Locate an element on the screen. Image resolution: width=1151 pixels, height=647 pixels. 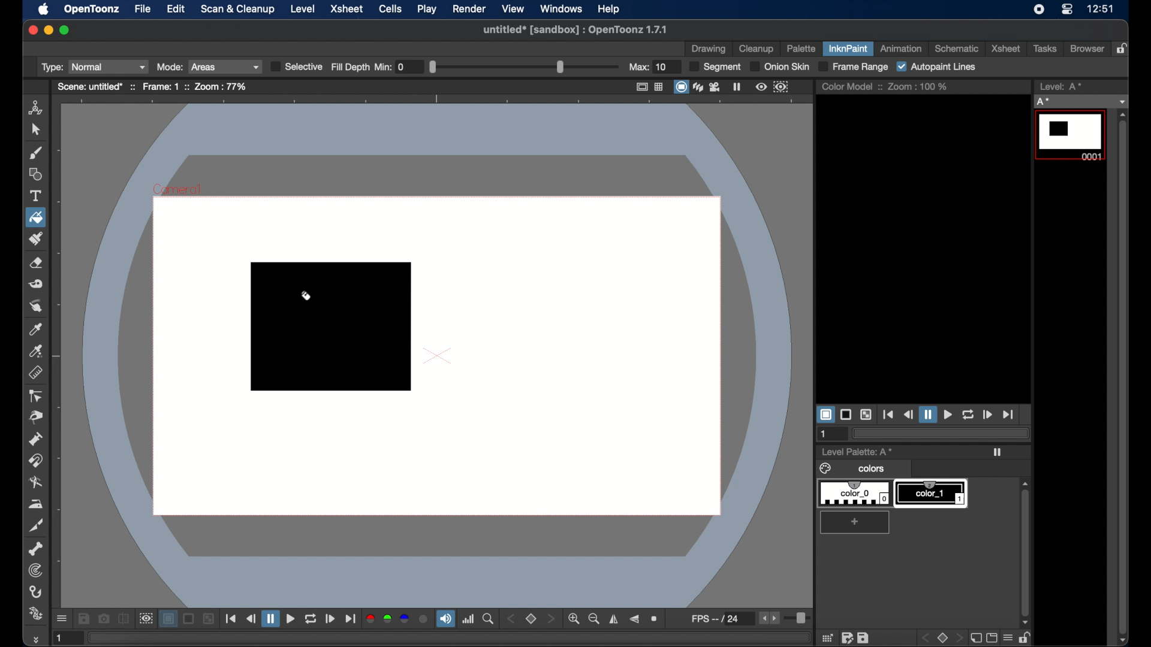
zoom : 100% is located at coordinates (918, 86).